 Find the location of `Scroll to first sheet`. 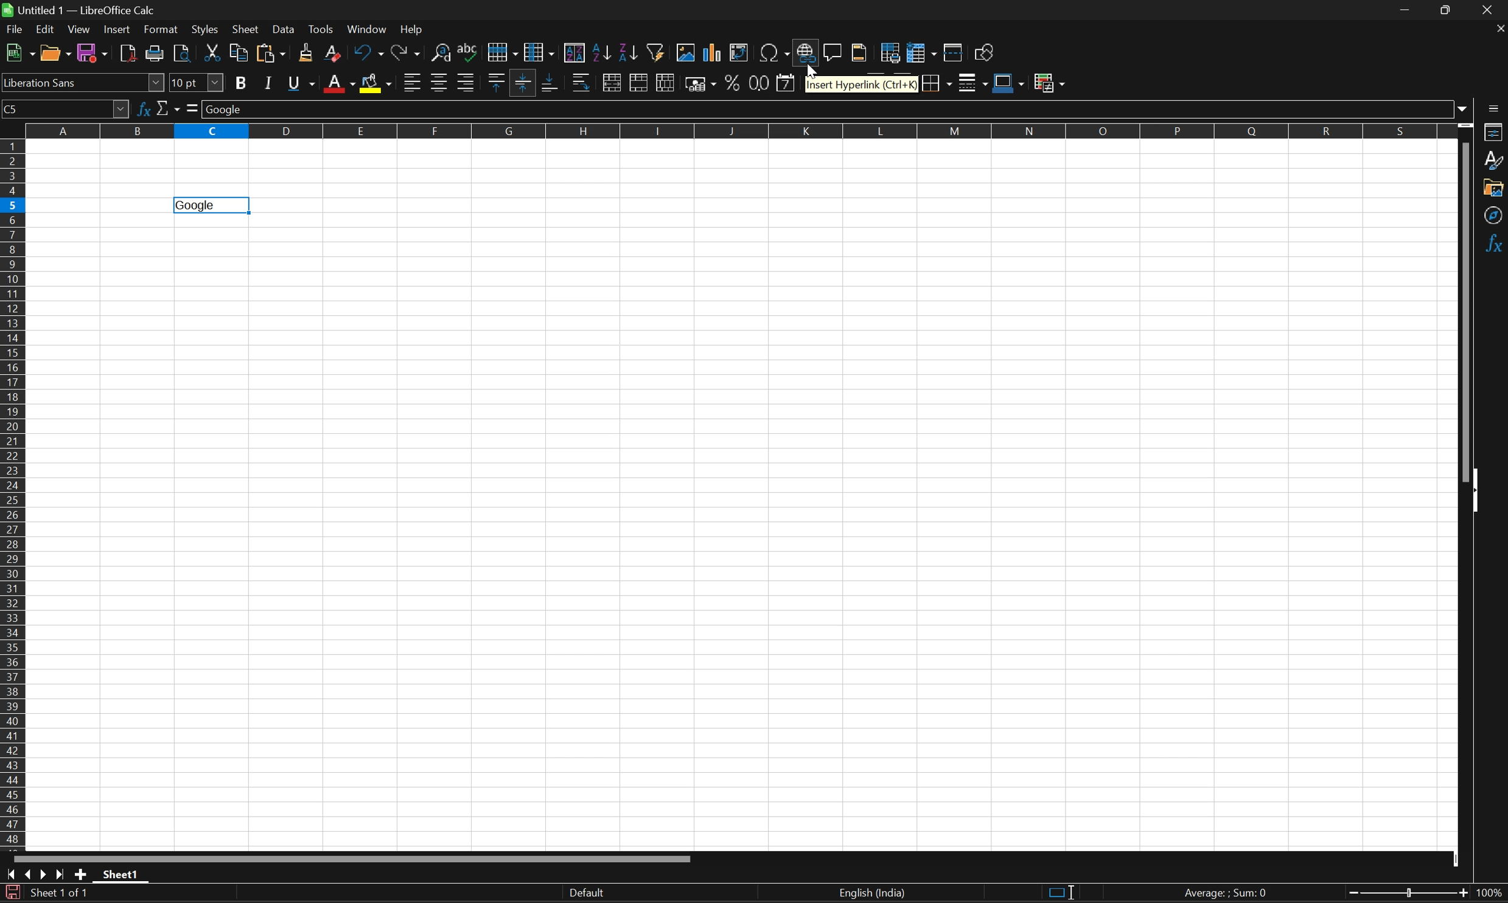

Scroll to first sheet is located at coordinates (10, 876).